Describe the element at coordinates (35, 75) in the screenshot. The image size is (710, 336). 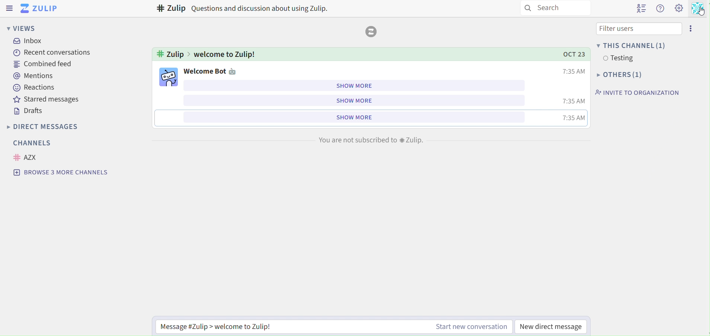
I see `mentions` at that location.